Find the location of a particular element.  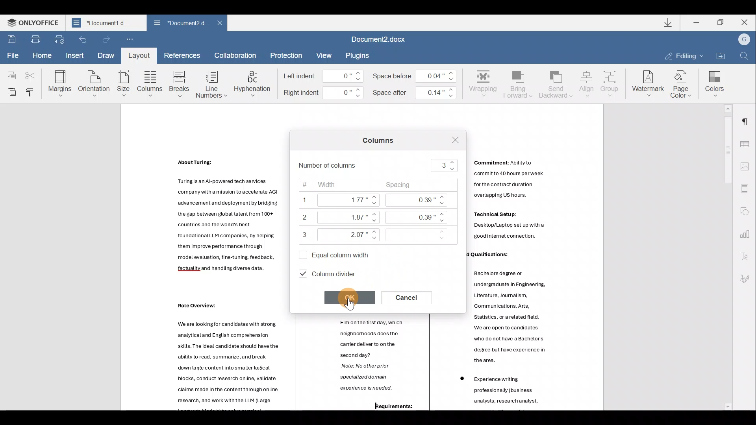

Send backward is located at coordinates (555, 83).